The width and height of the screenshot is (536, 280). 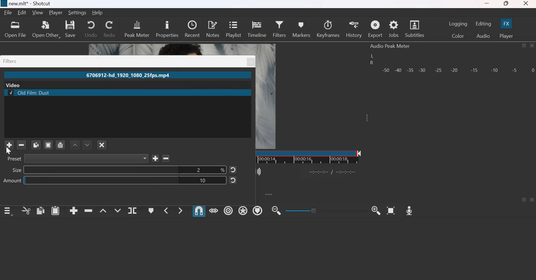 I want to click on close, so click(x=250, y=62).